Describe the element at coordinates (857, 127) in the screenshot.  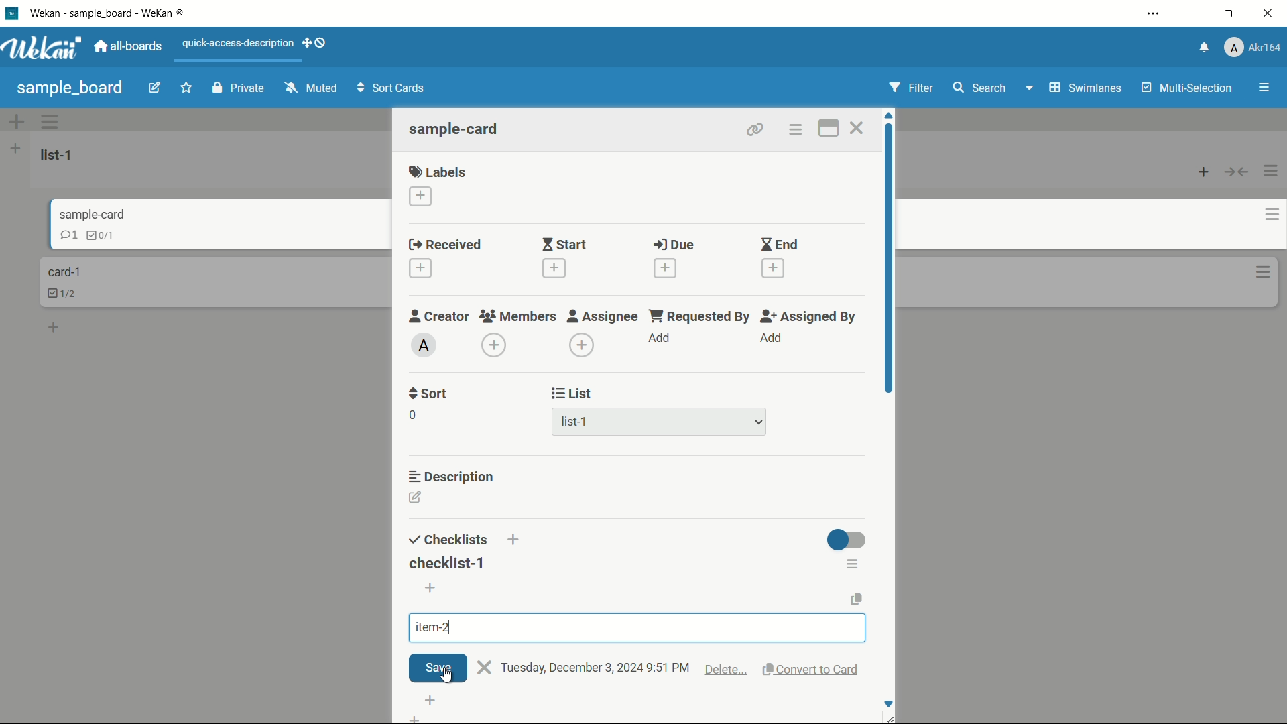
I see `close card` at that location.